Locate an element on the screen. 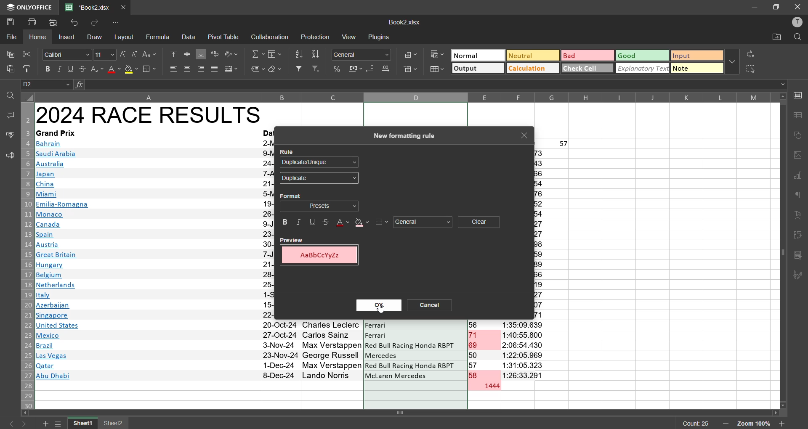  replace is located at coordinates (752, 54).